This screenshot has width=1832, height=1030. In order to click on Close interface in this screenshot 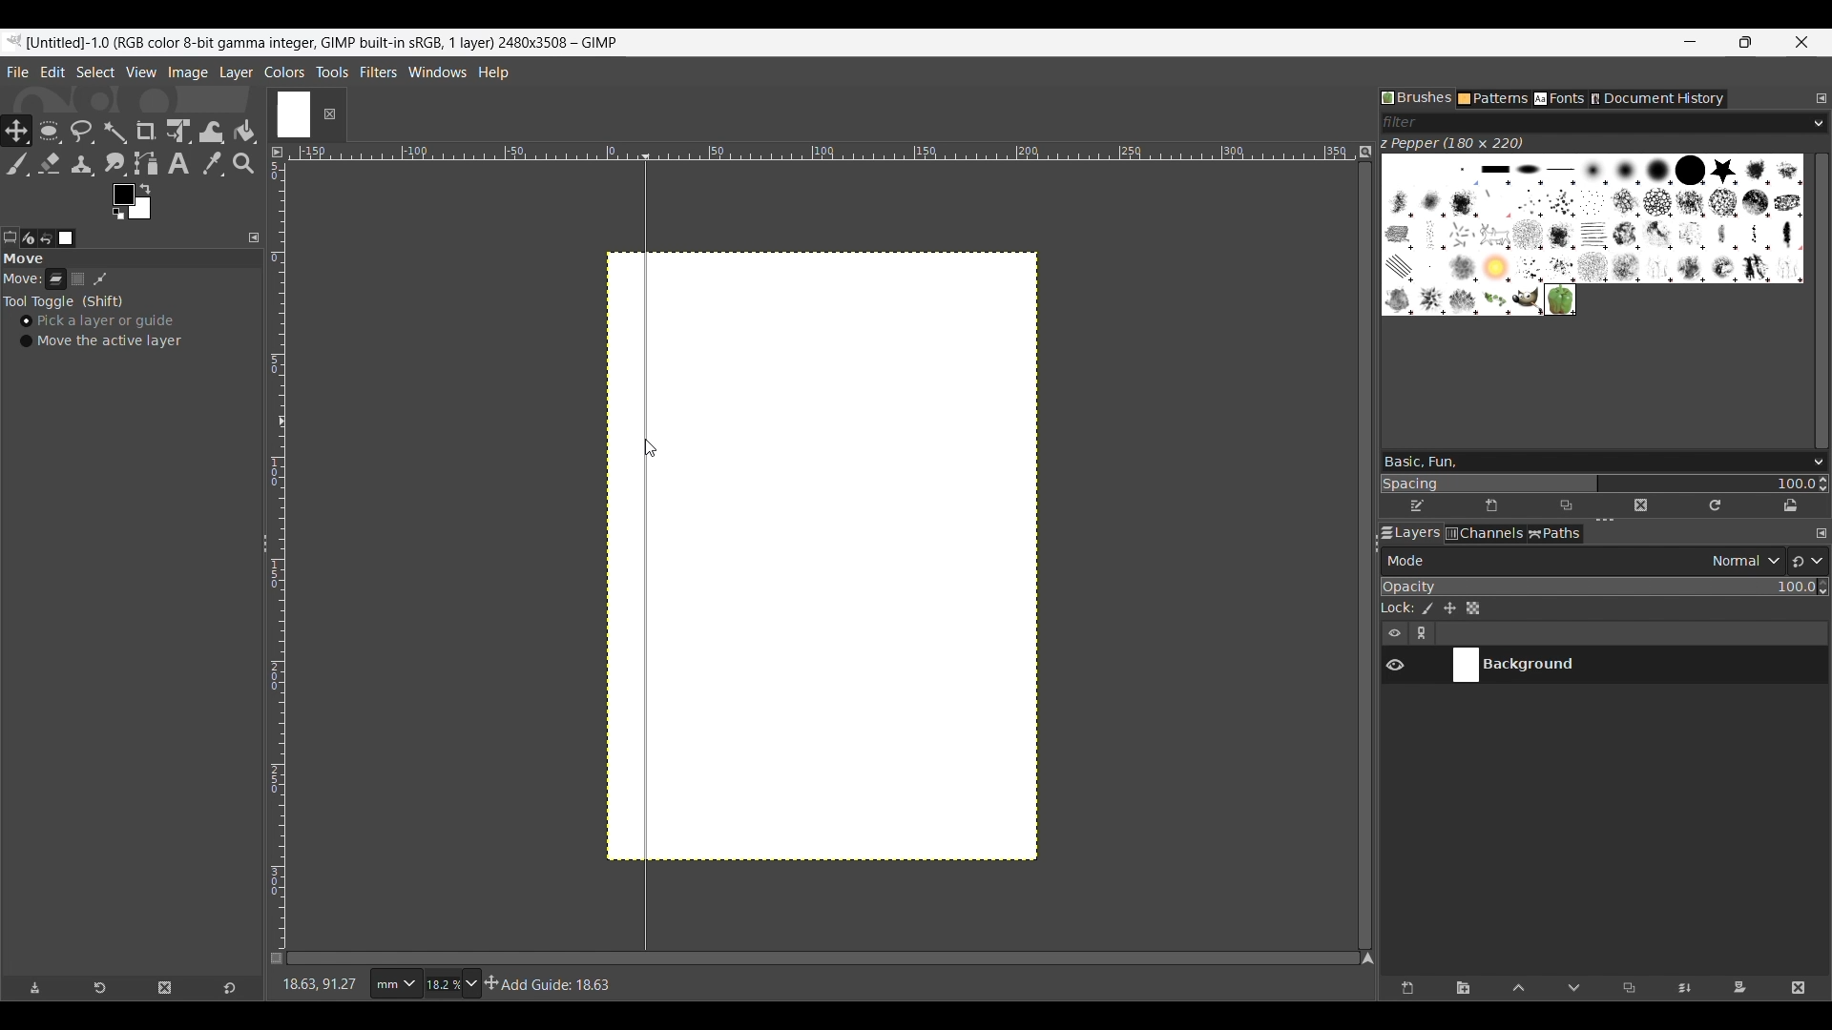, I will do `click(1801, 42)`.